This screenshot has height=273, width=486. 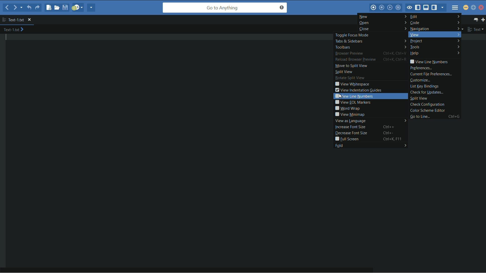 I want to click on show/hide bottom panel, so click(x=426, y=8).